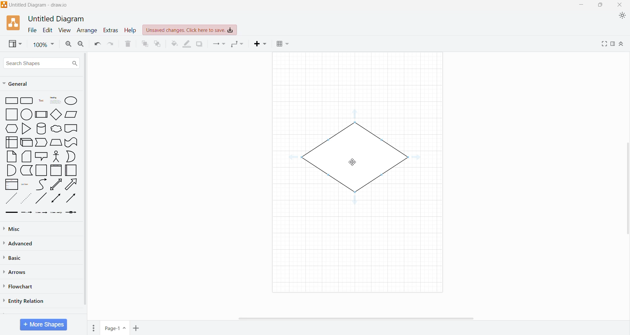 Image resolution: width=630 pixels, height=335 pixels. What do you see at coordinates (187, 44) in the screenshot?
I see `Line Color` at bounding box center [187, 44].